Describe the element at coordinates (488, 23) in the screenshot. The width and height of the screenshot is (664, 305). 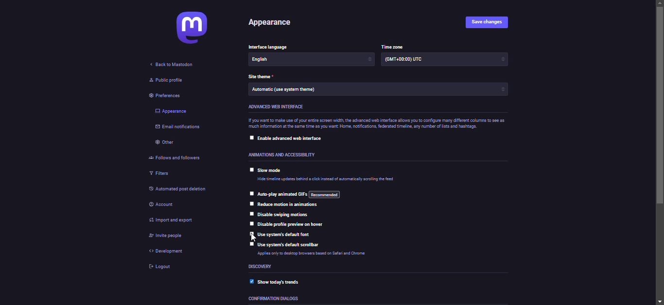
I see `save changes` at that location.